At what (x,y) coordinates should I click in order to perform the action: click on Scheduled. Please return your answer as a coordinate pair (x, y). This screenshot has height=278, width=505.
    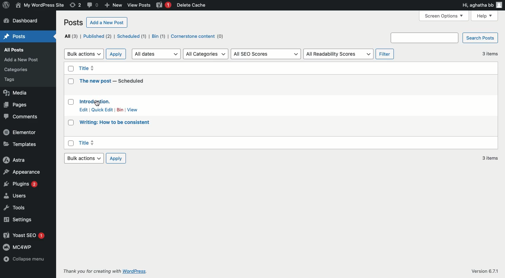
    Looking at the image, I should click on (131, 36).